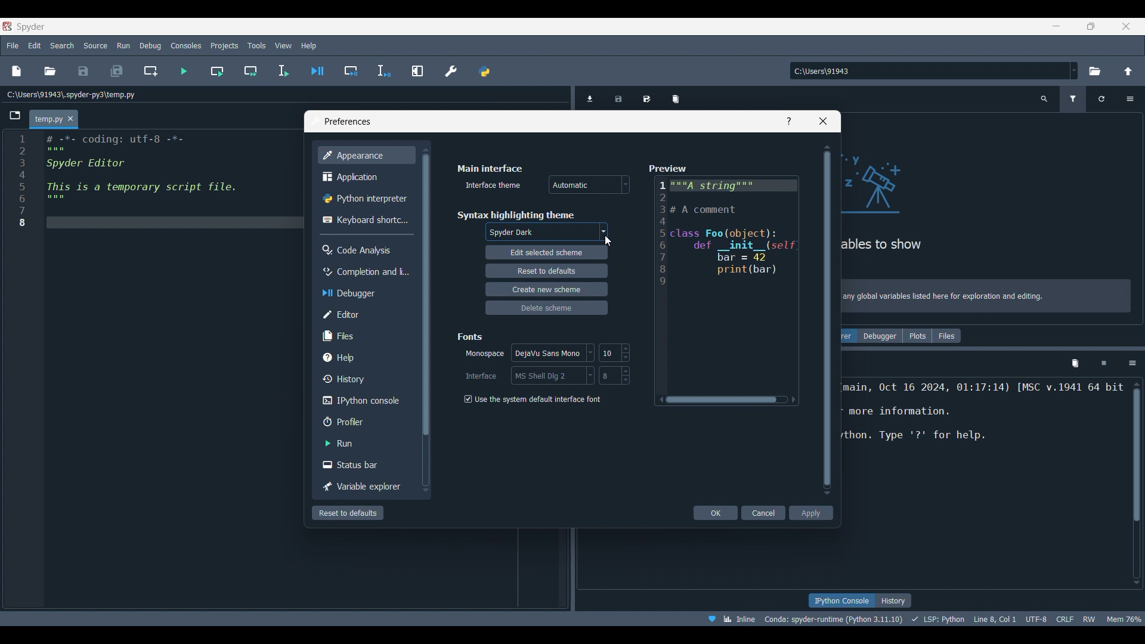 The image size is (1145, 644). I want to click on interpreter, so click(831, 619).